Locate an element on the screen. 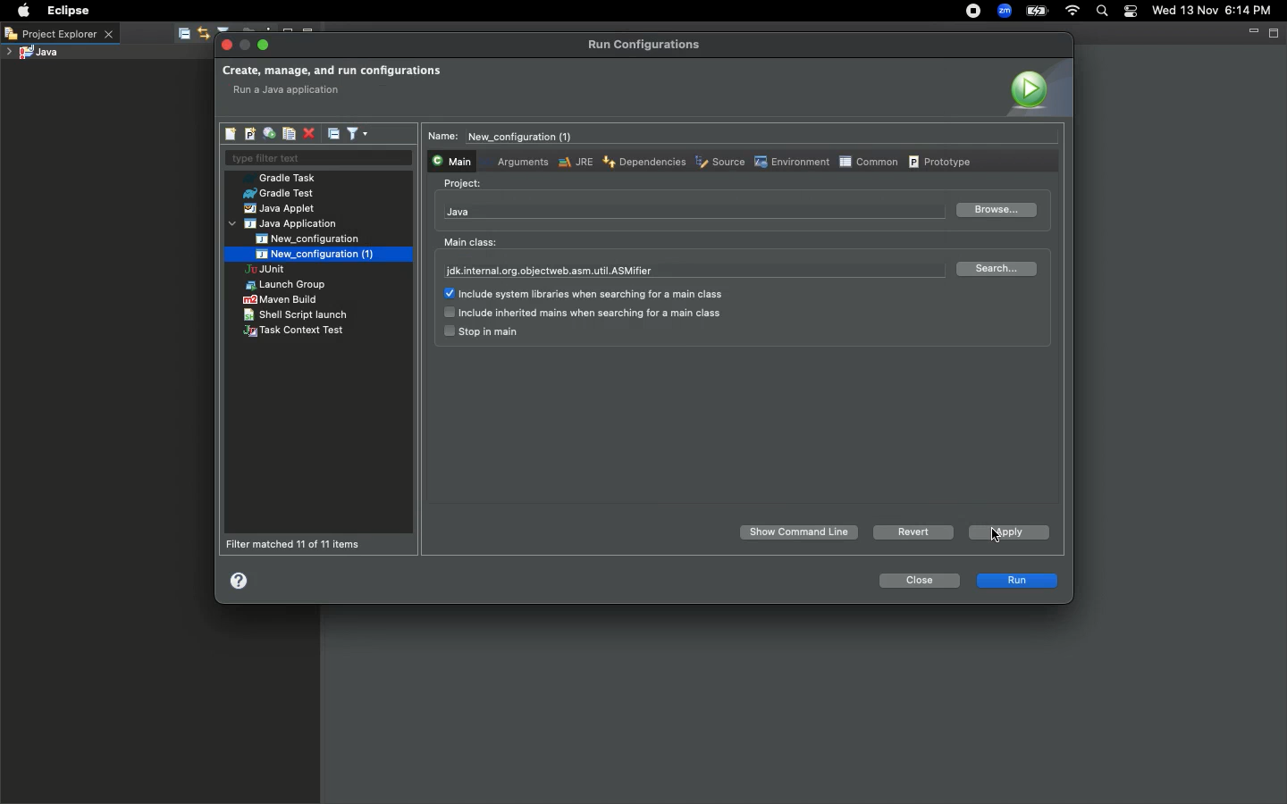 Image resolution: width=1287 pixels, height=804 pixels. Run configurations is located at coordinates (647, 45).